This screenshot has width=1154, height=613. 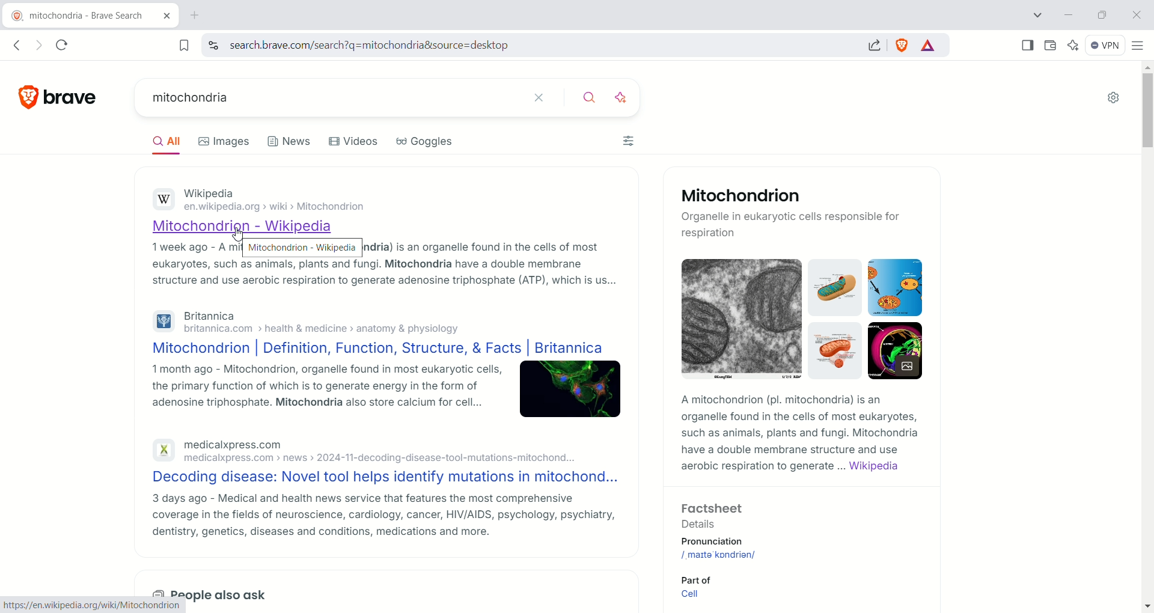 I want to click on shield, so click(x=903, y=44).